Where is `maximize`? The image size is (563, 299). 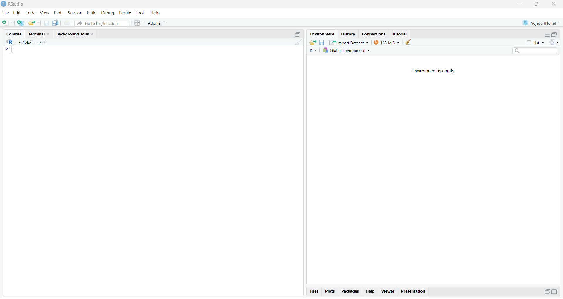 maximize is located at coordinates (554, 291).